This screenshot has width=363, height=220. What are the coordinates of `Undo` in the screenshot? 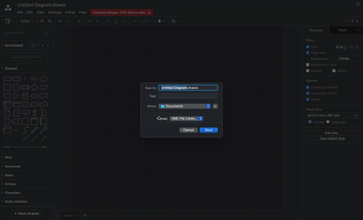 It's located at (60, 21).